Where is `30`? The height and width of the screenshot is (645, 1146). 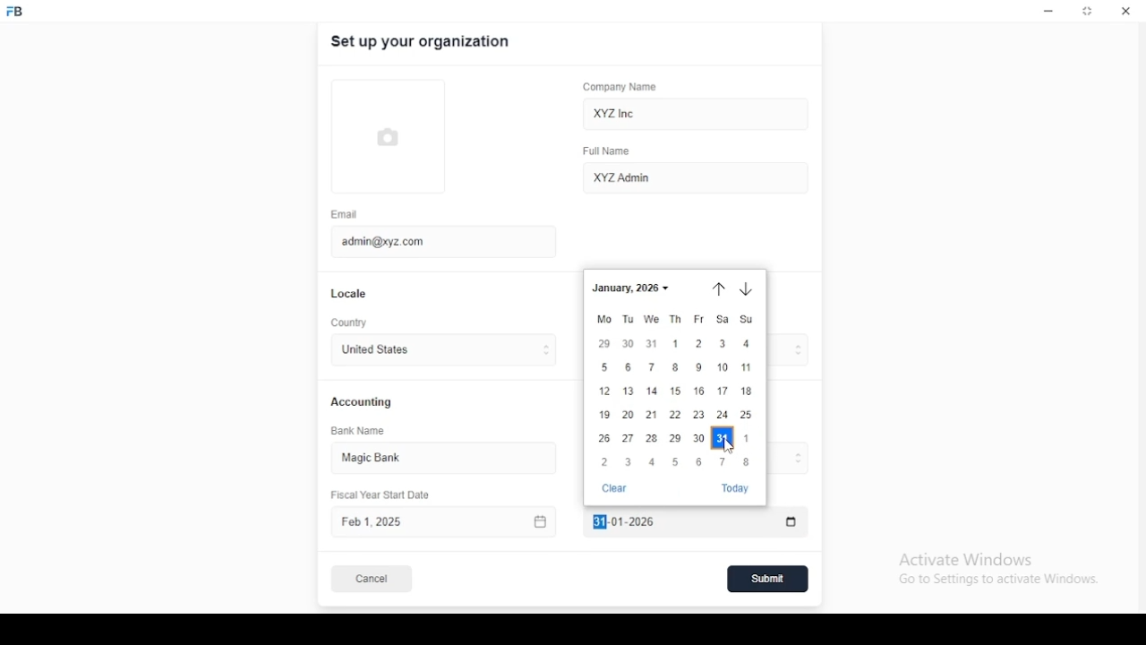
30 is located at coordinates (629, 344).